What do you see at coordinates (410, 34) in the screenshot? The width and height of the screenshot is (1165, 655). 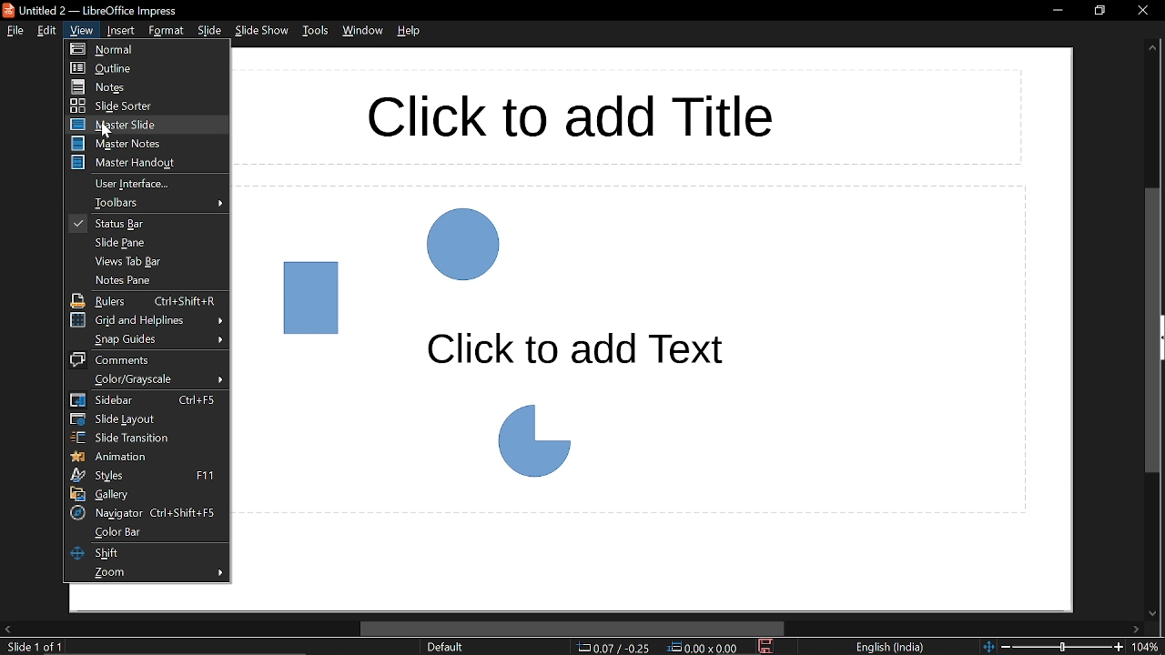 I see `Help` at bounding box center [410, 34].